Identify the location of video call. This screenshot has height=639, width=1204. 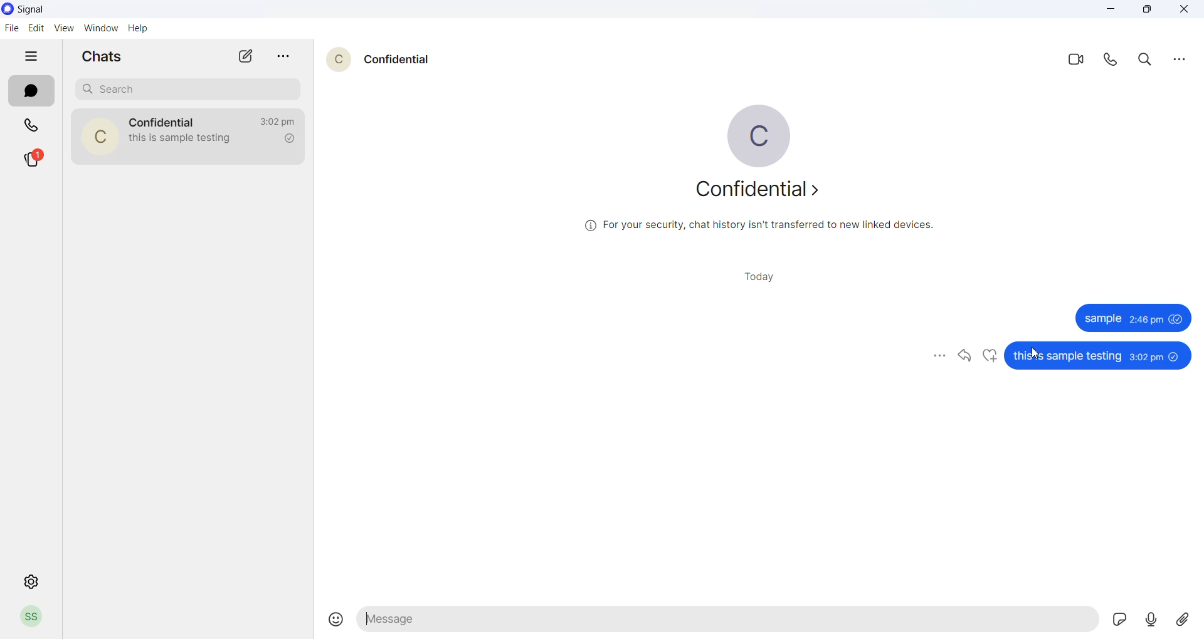
(1074, 62).